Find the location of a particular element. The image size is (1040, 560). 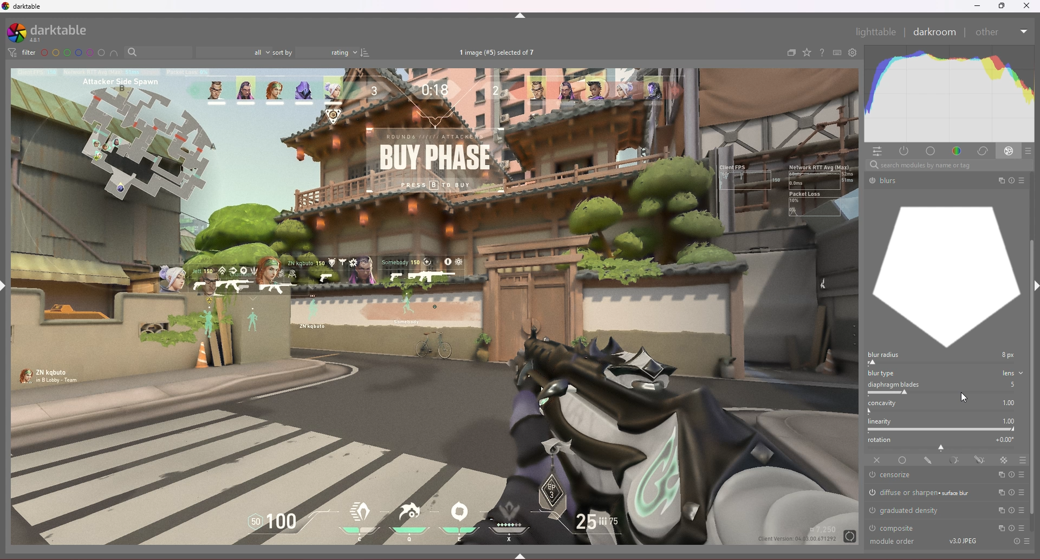

 is located at coordinates (875, 31).